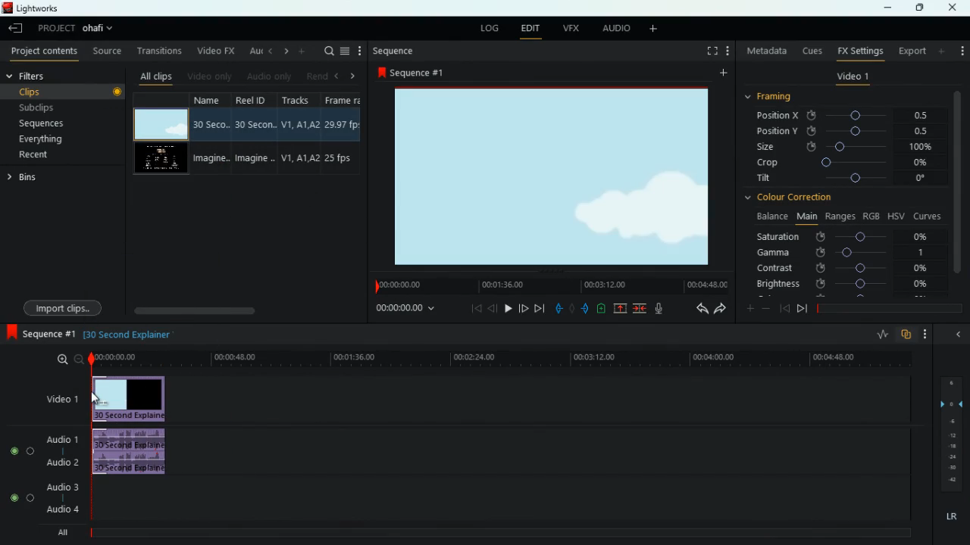 The width and height of the screenshot is (970, 545). Describe the element at coordinates (66, 360) in the screenshot. I see `zoom` at that location.